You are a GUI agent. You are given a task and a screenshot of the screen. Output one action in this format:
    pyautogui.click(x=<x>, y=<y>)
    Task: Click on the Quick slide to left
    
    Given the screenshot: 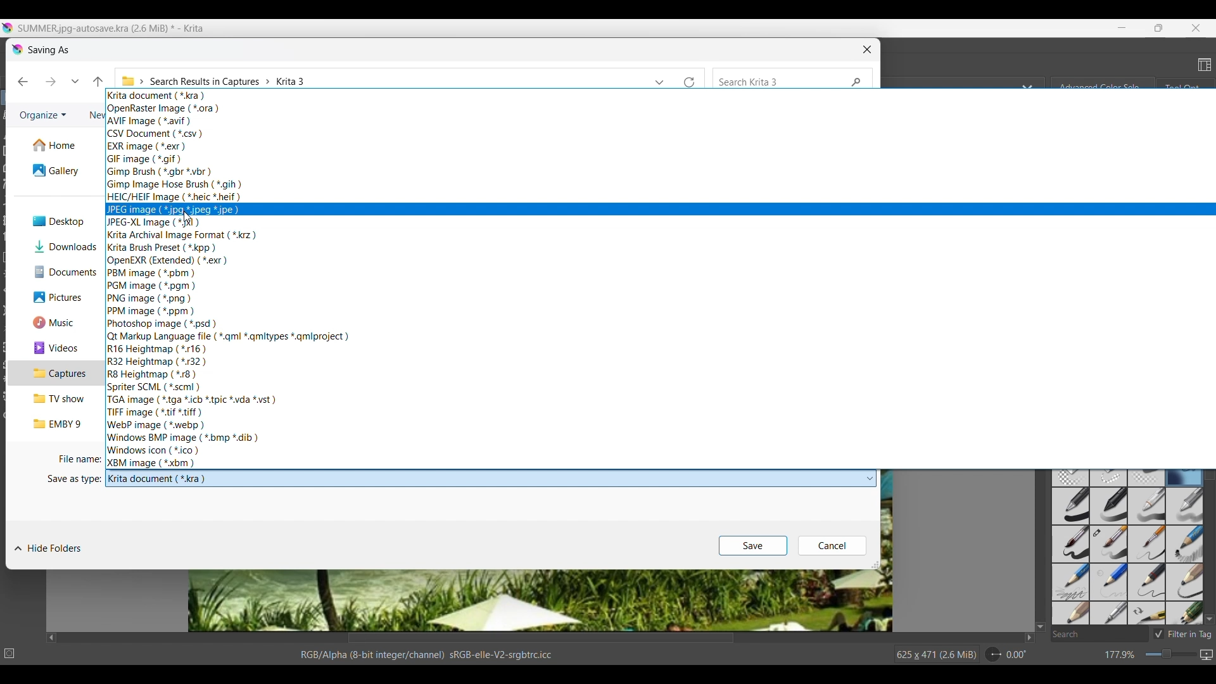 What is the action you would take?
    pyautogui.click(x=52, y=638)
    